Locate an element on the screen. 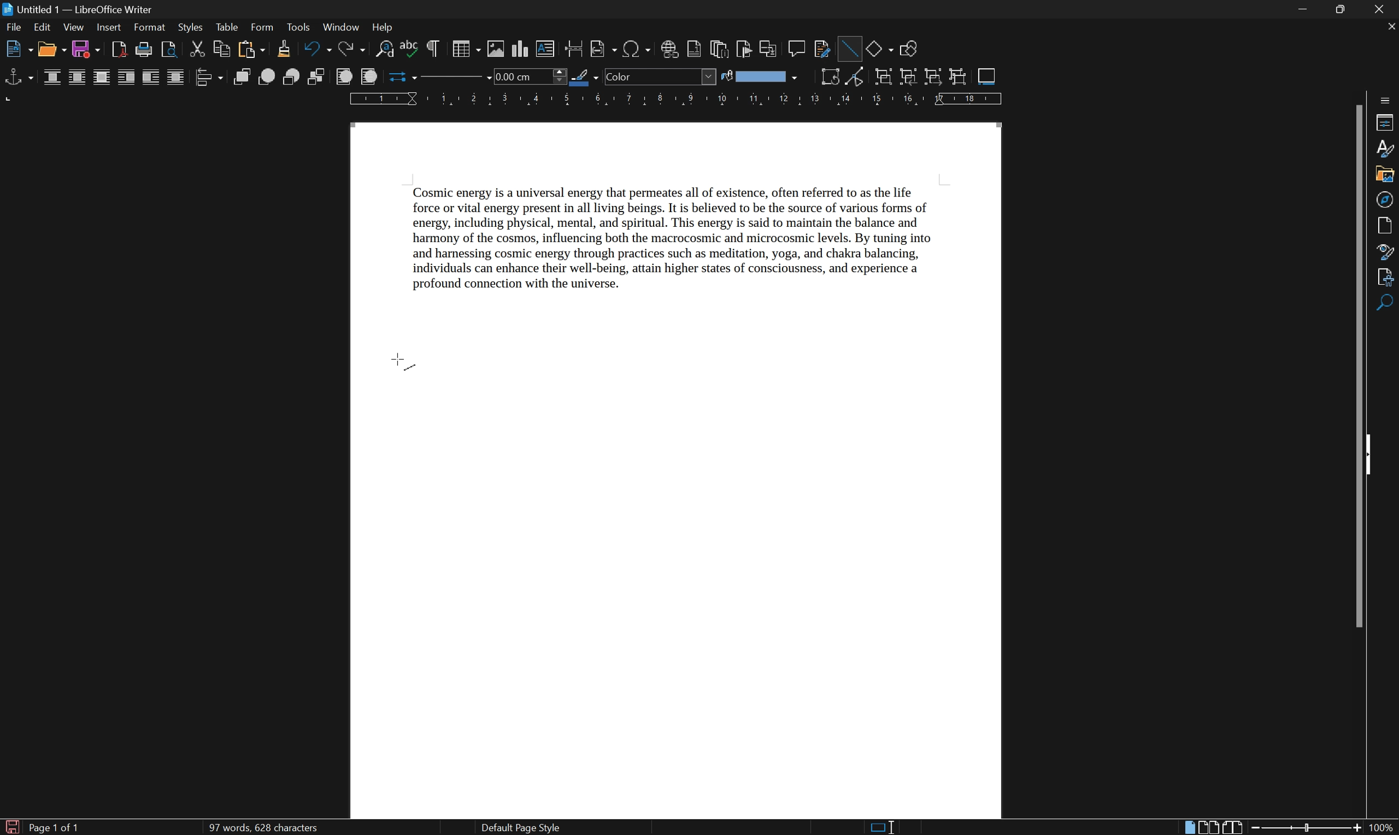 The height and width of the screenshot is (835, 1399). to foreground is located at coordinates (345, 76).